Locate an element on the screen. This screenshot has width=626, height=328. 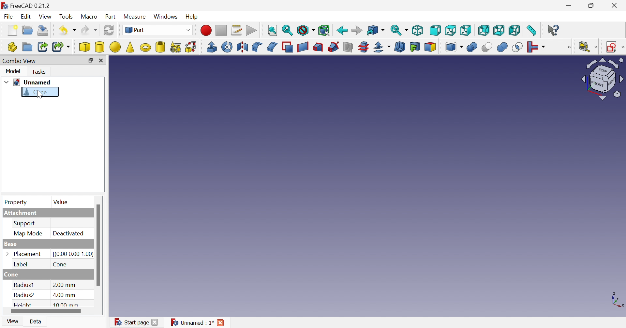
Mirroring is located at coordinates (242, 47).